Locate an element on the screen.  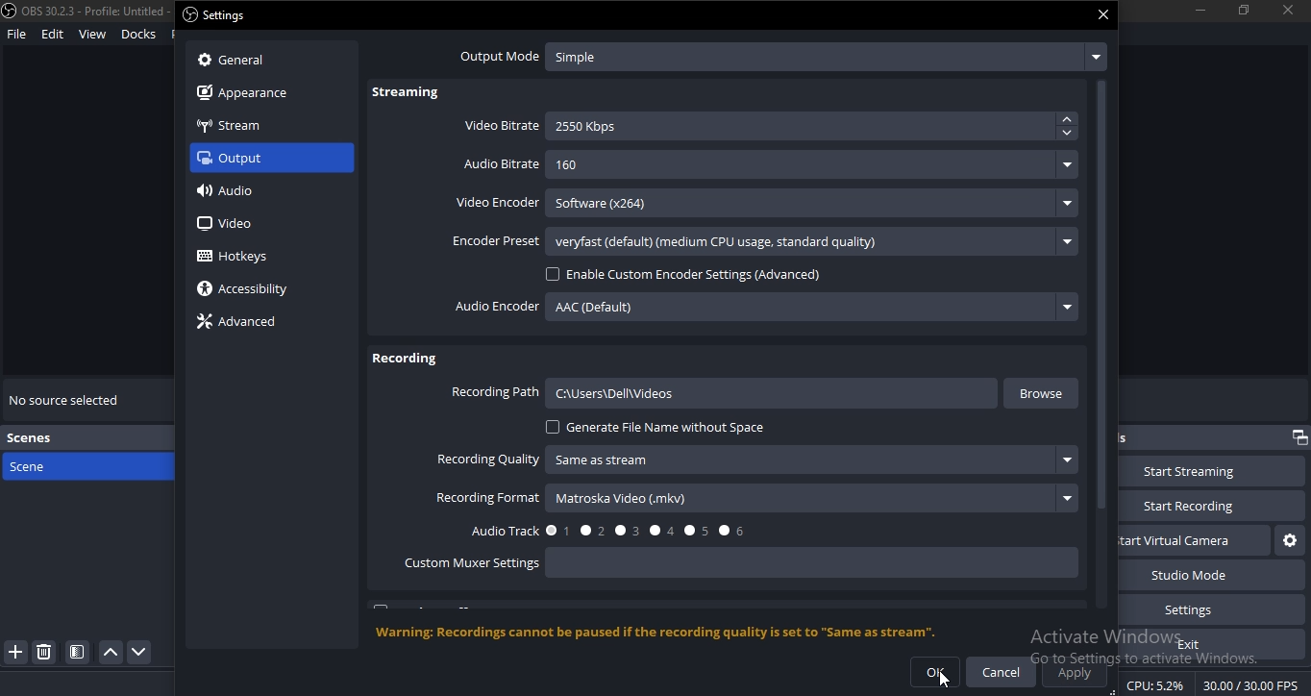
enable custom encoder settings is located at coordinates (690, 274).